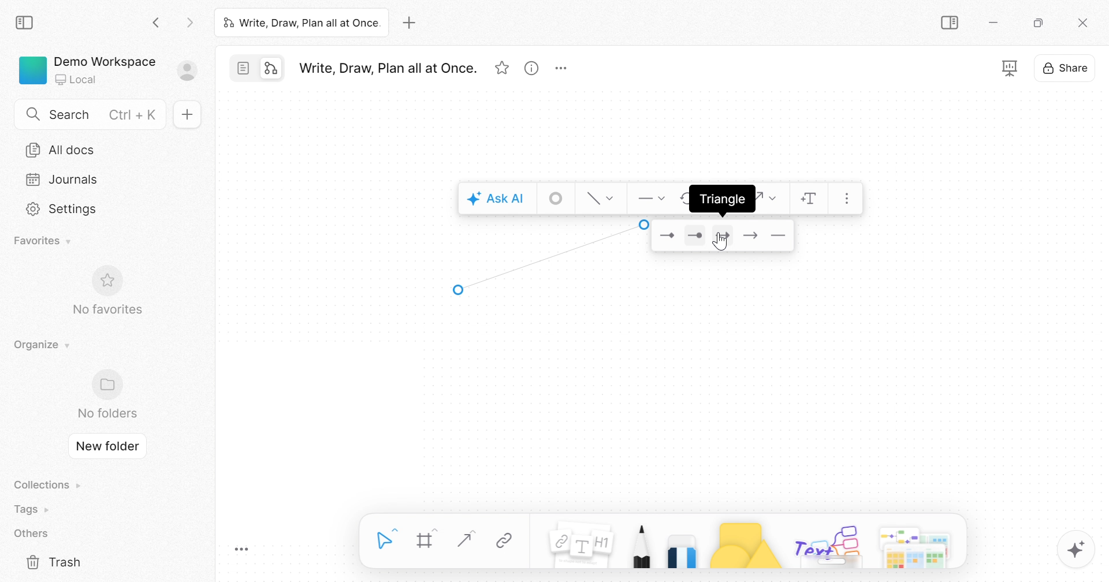 The height and width of the screenshot is (582, 1109). Describe the element at coordinates (564, 69) in the screenshot. I see `More options` at that location.